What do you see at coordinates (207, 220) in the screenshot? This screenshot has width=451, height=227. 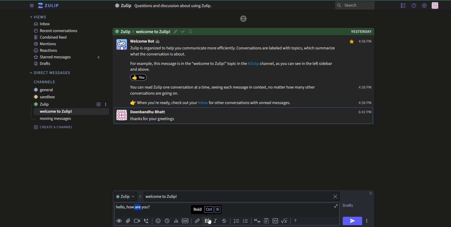 I see `cursor` at bounding box center [207, 220].